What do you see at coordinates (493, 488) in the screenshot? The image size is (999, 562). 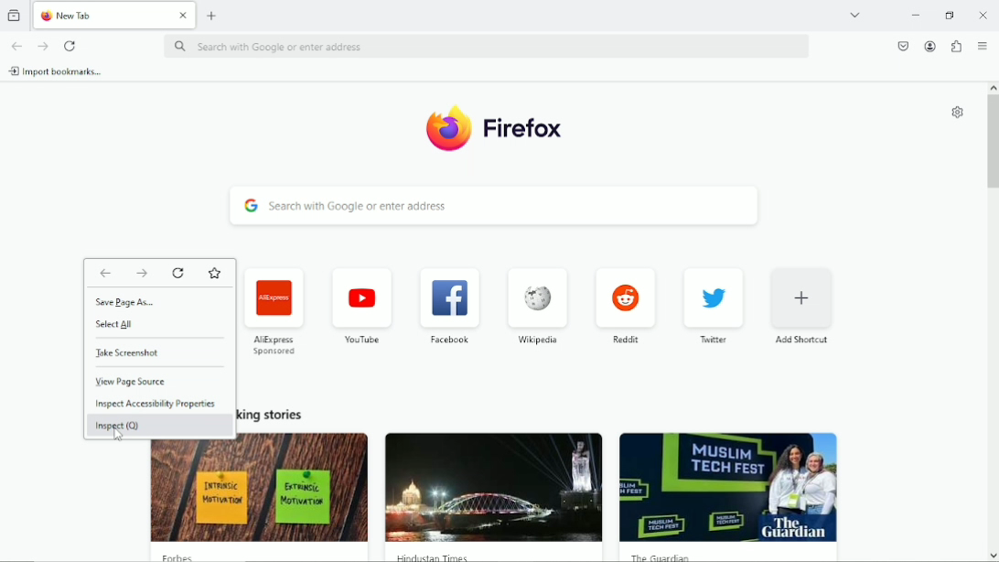 I see `image` at bounding box center [493, 488].